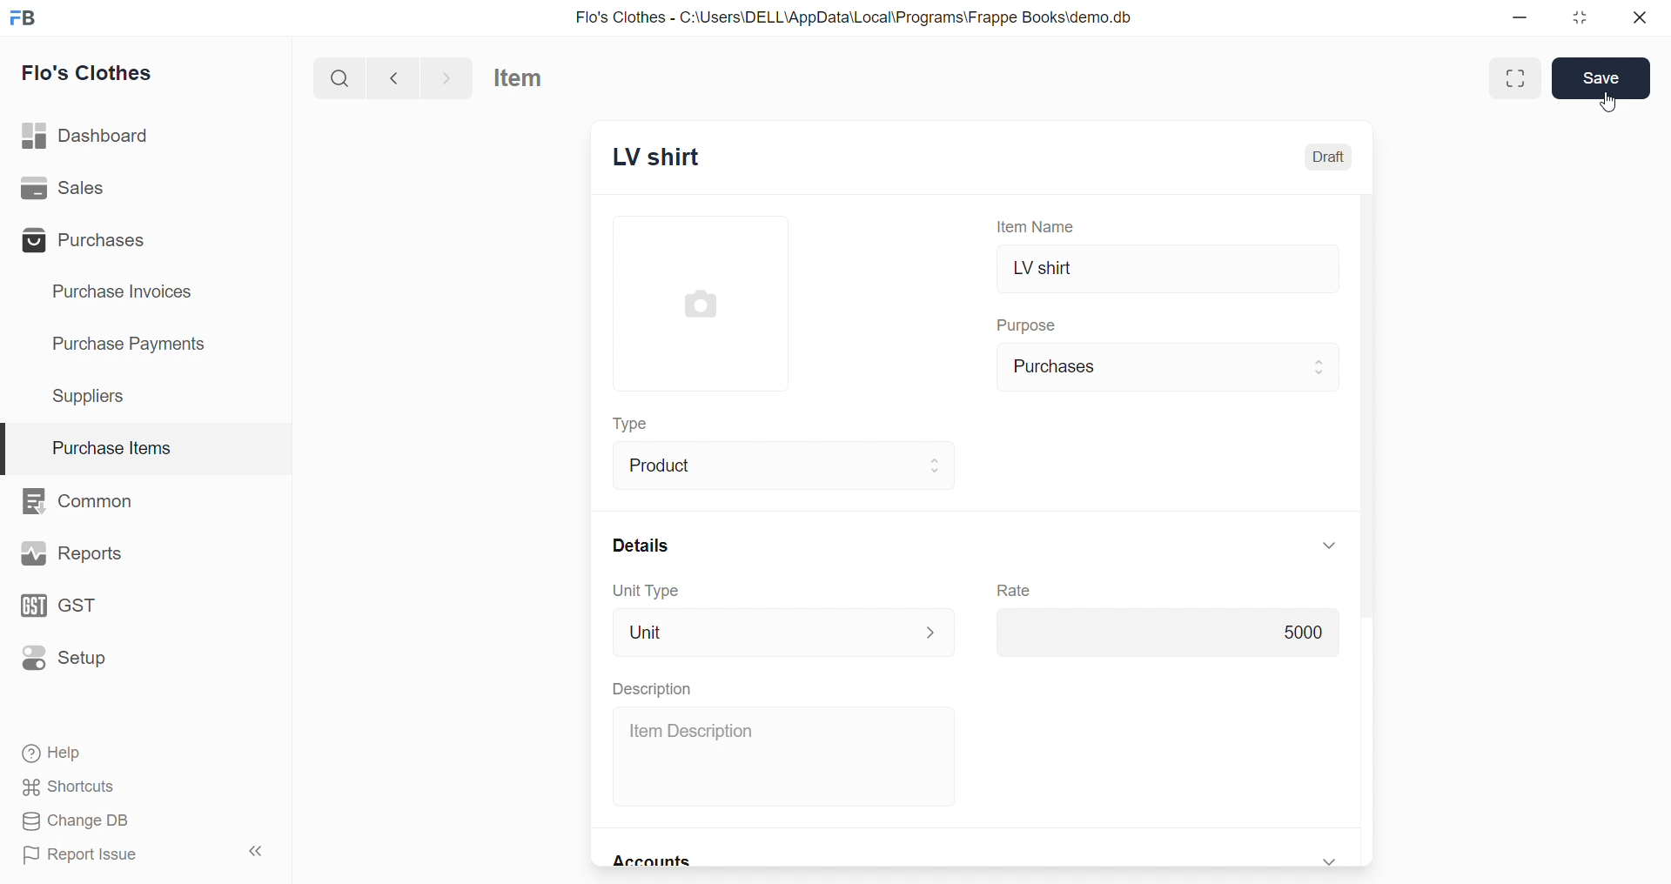 This screenshot has width=1671, height=884. What do you see at coordinates (1580, 17) in the screenshot?
I see `resize` at bounding box center [1580, 17].